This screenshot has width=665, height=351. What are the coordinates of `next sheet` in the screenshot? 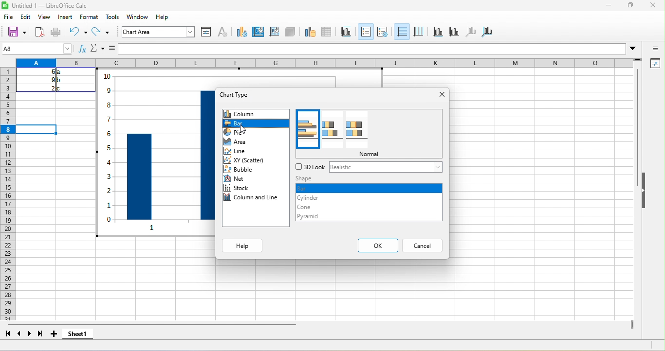 It's located at (29, 334).